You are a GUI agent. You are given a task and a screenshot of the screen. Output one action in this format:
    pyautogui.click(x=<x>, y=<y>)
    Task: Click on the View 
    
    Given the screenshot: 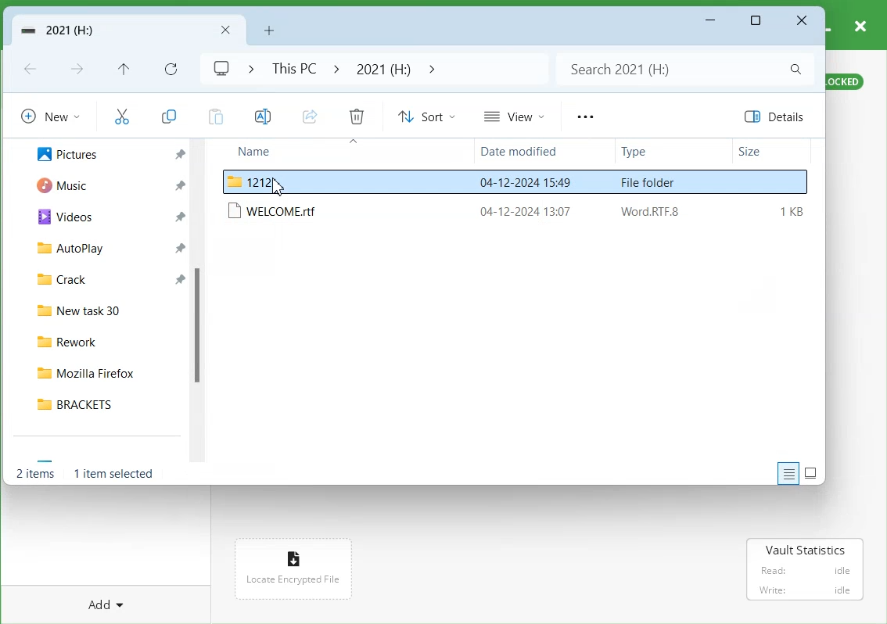 What is the action you would take?
    pyautogui.click(x=513, y=116)
    